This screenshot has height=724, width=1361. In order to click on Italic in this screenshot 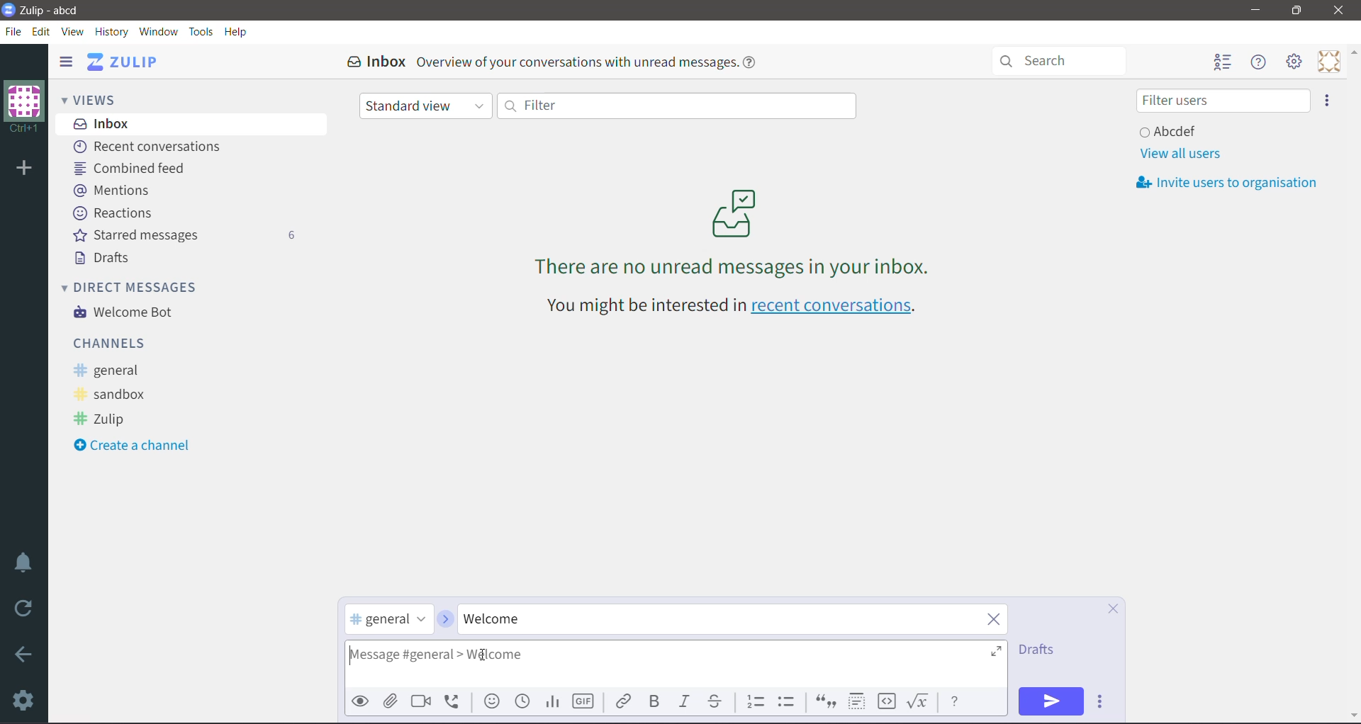, I will do `click(683, 701)`.